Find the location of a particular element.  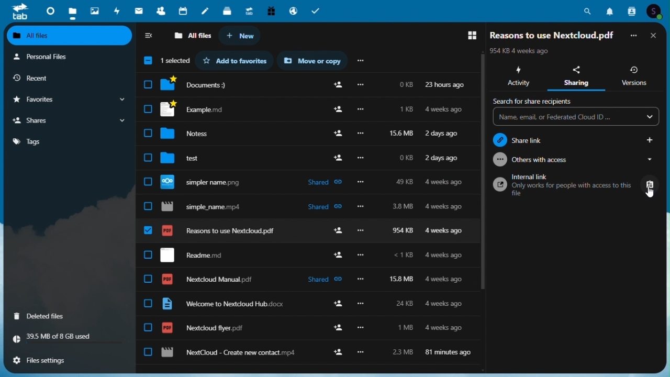

nextcloud flyer.pdg is located at coordinates (203, 328).